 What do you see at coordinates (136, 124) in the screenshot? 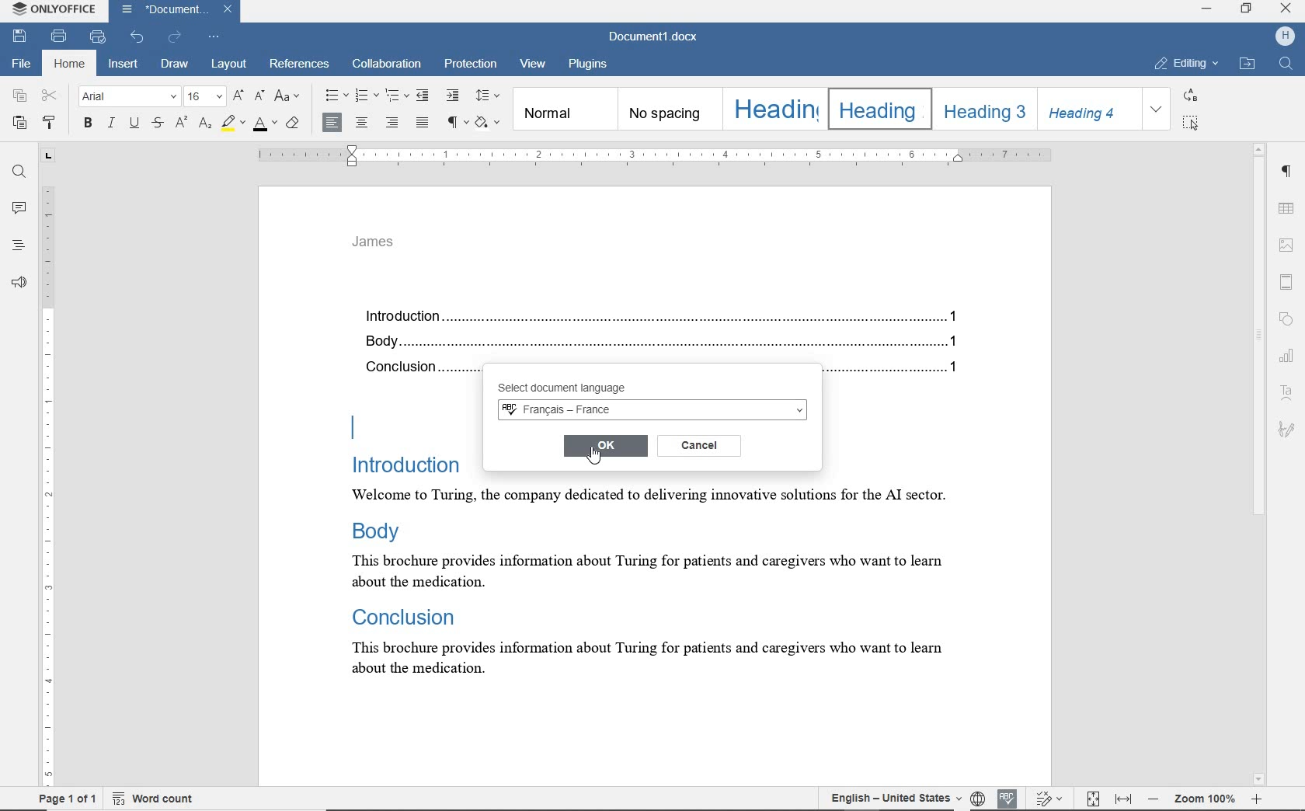
I see `underline` at bounding box center [136, 124].